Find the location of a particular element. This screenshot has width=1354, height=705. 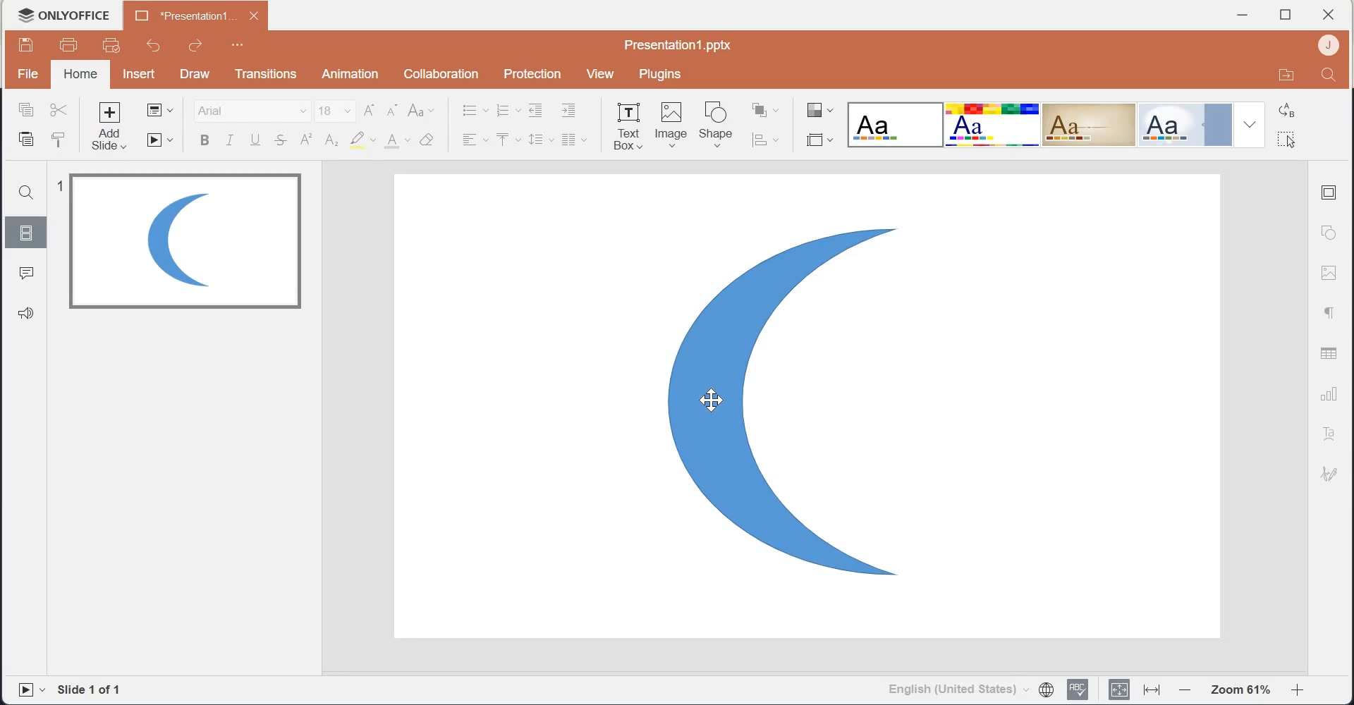

Transitions is located at coordinates (264, 74).